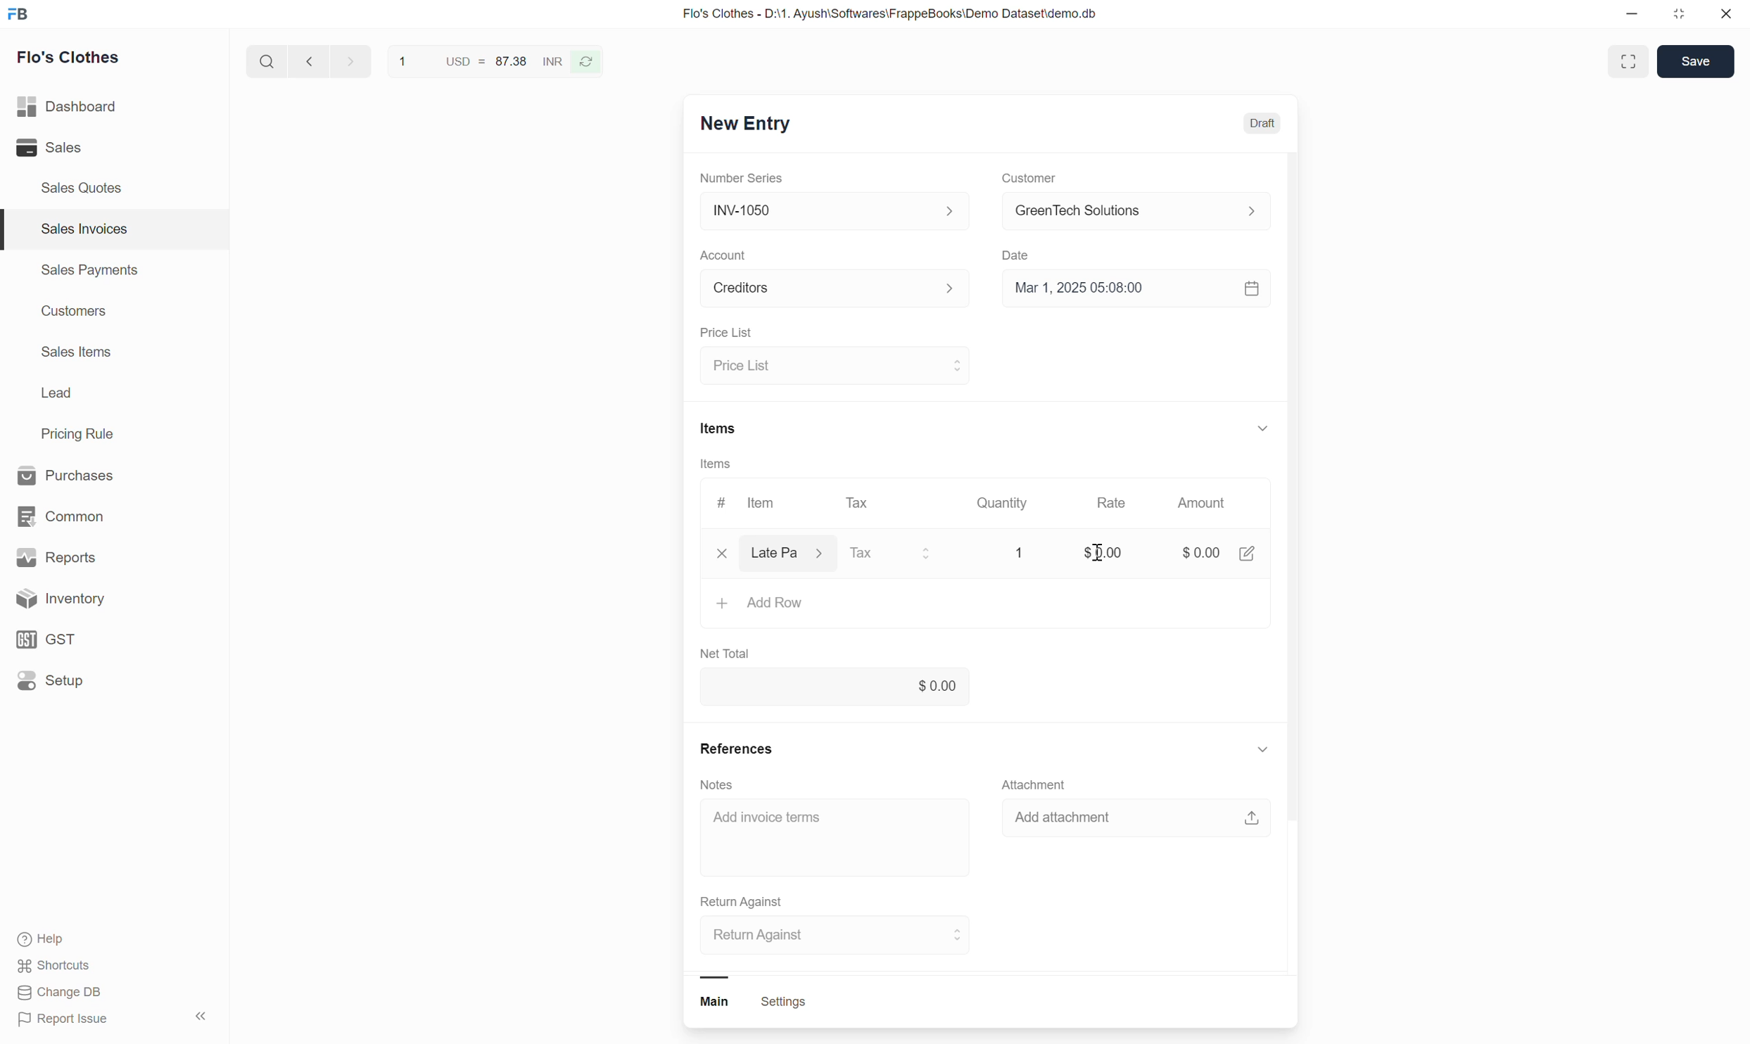 This screenshot has width=1750, height=1044. I want to click on Inventory , so click(106, 599).